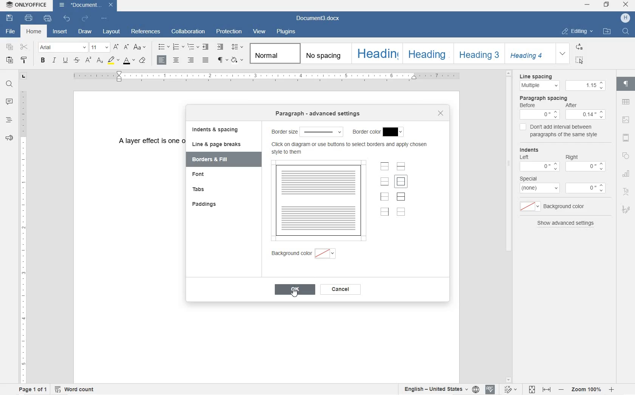  Describe the element at coordinates (294, 289) in the screenshot. I see `ok` at that location.